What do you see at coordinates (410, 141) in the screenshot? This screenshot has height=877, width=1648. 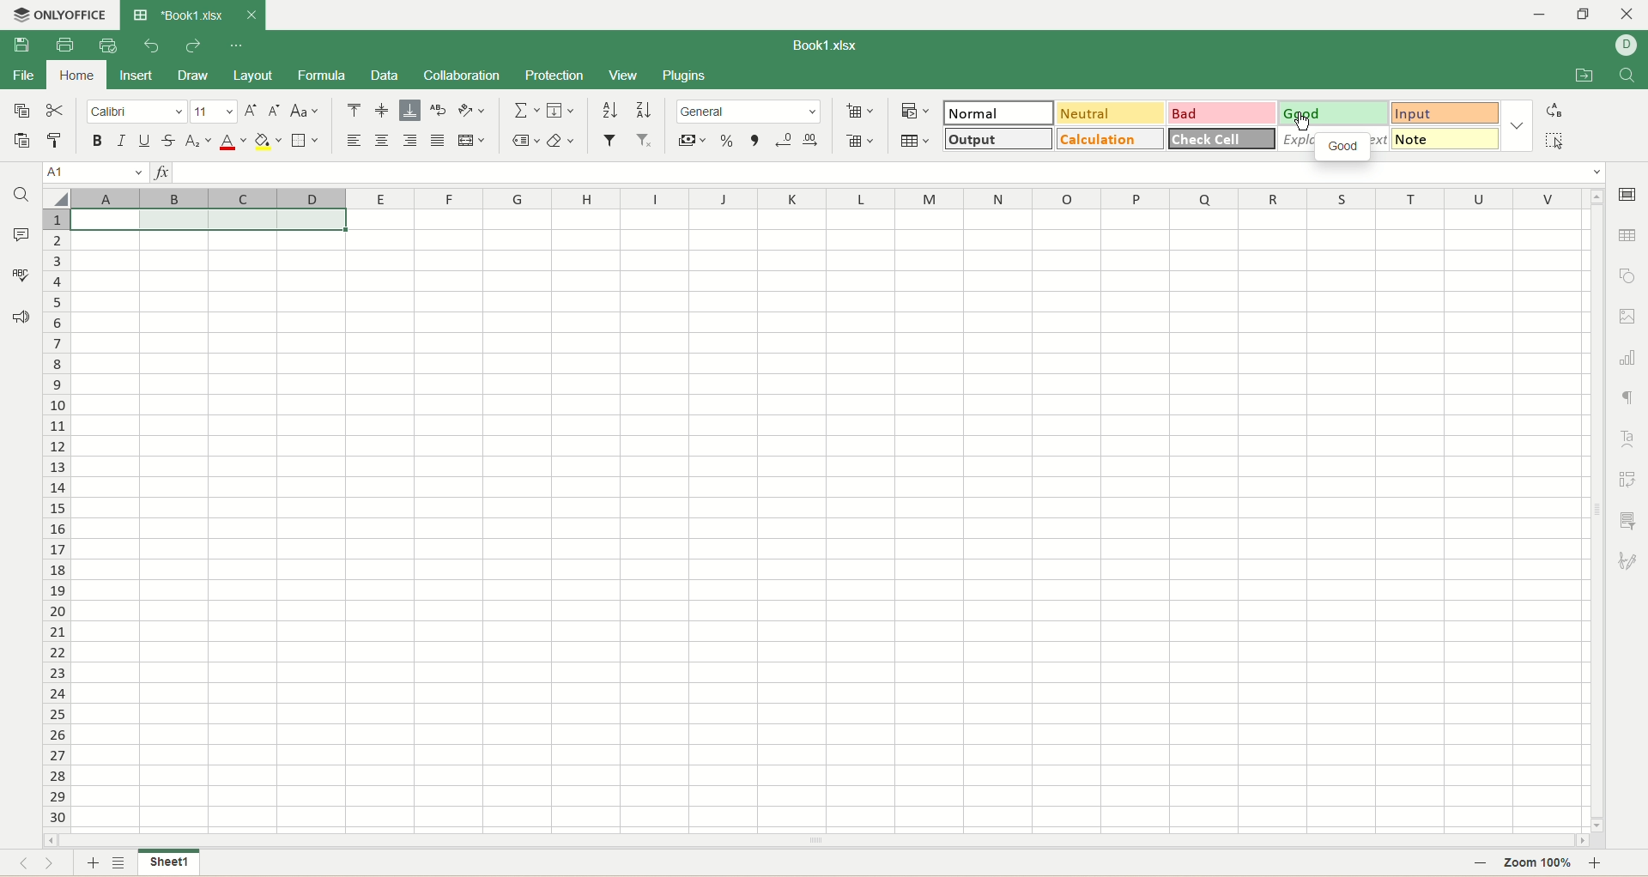 I see `align right` at bounding box center [410, 141].